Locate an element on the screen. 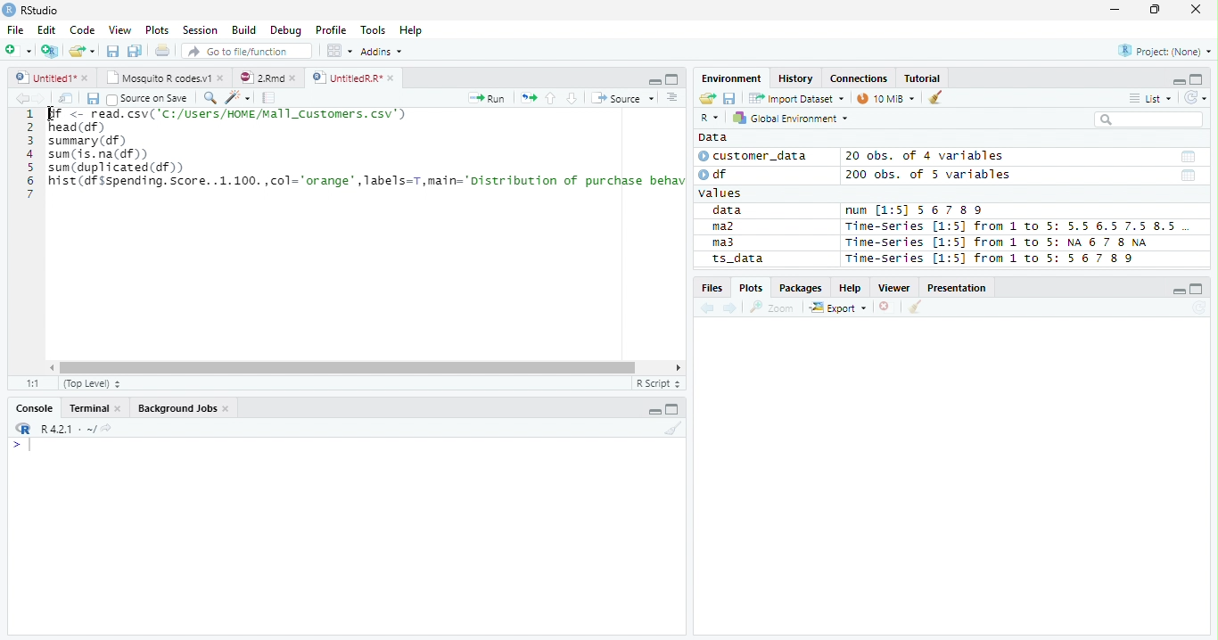  Background jobs is located at coordinates (184, 410).